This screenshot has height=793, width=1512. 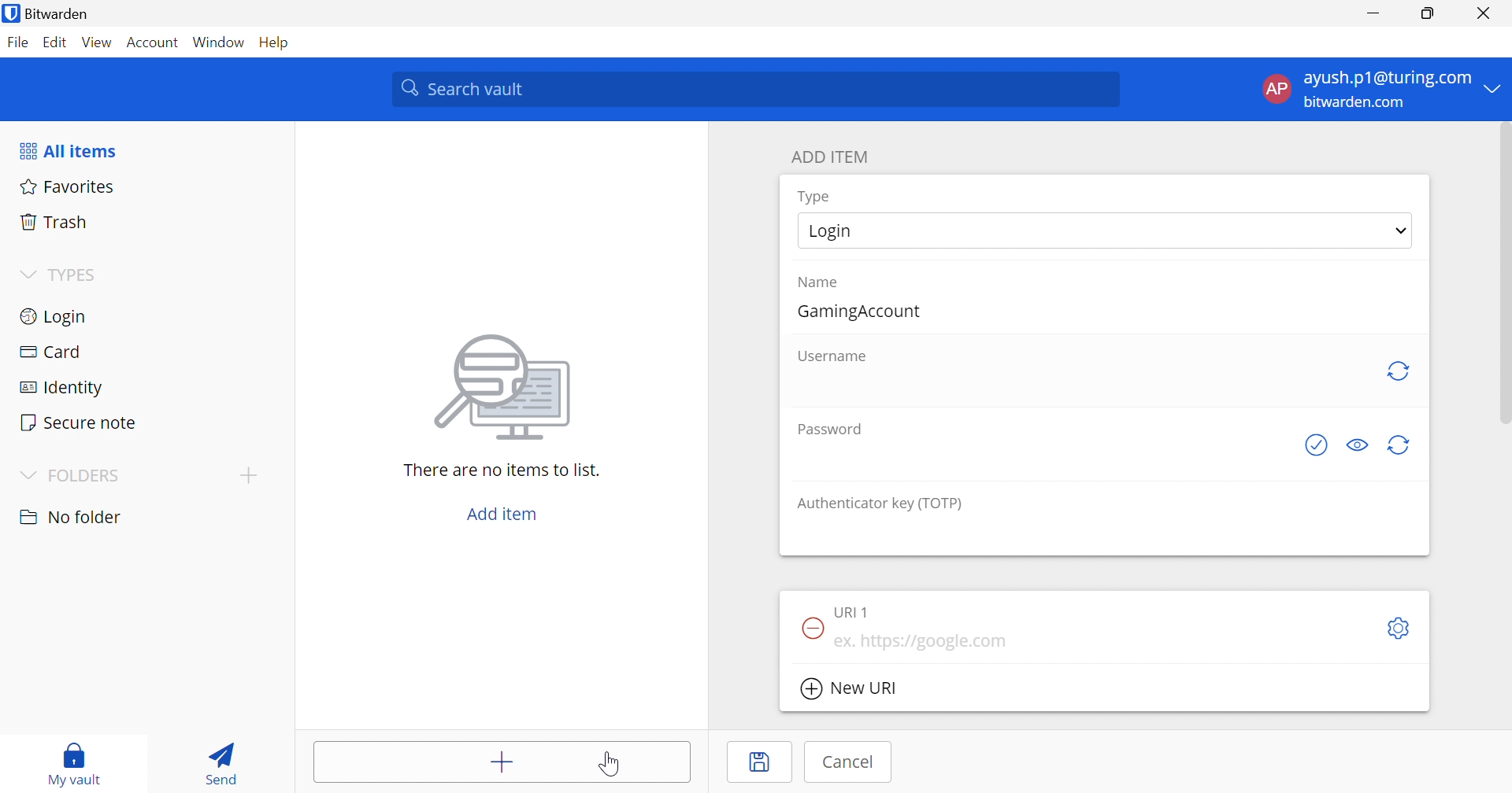 I want to click on Drop Down, so click(x=1497, y=87).